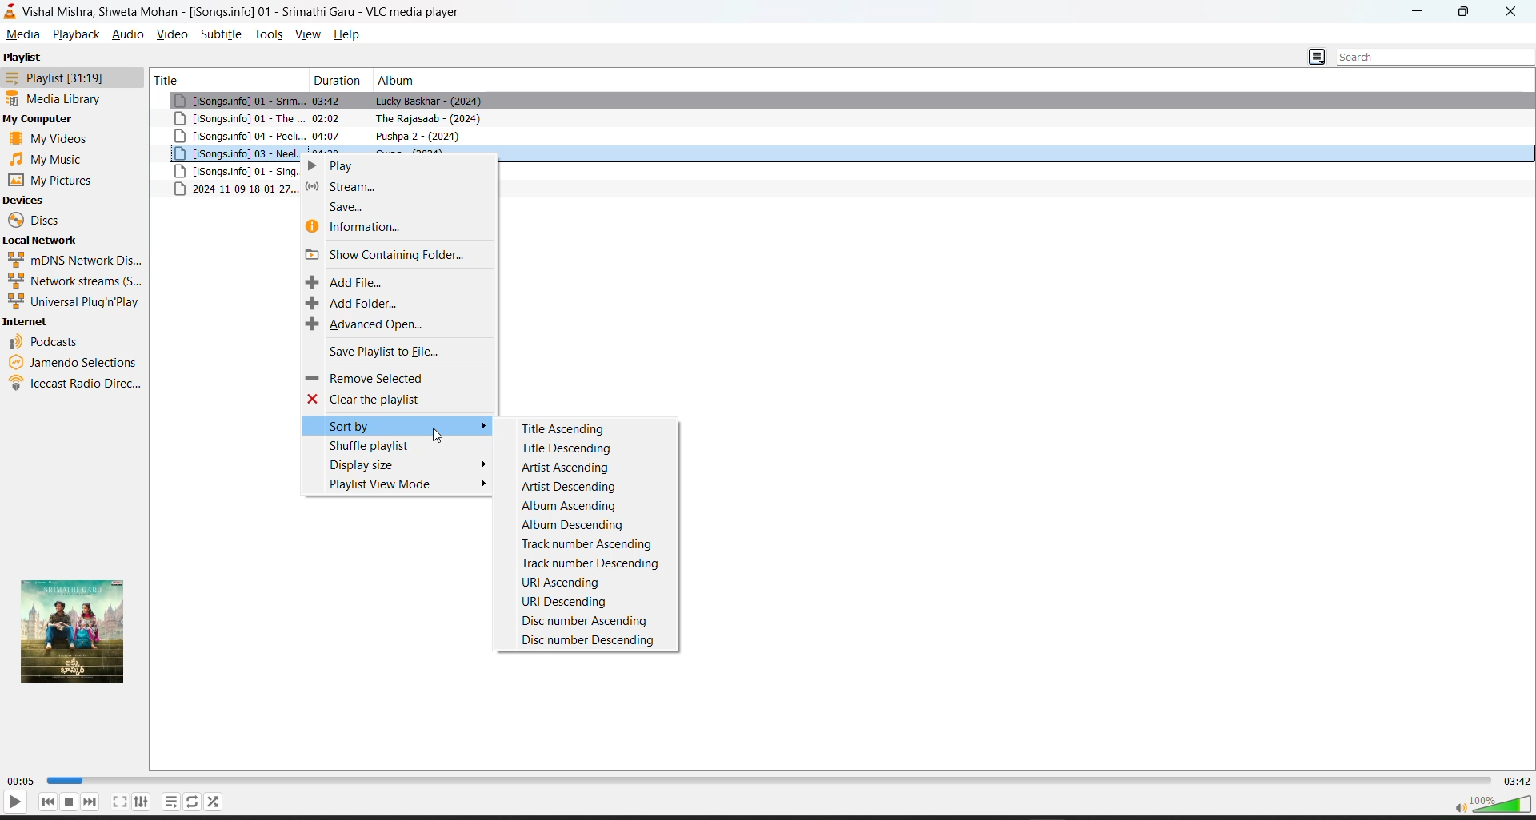  I want to click on help, so click(346, 33).